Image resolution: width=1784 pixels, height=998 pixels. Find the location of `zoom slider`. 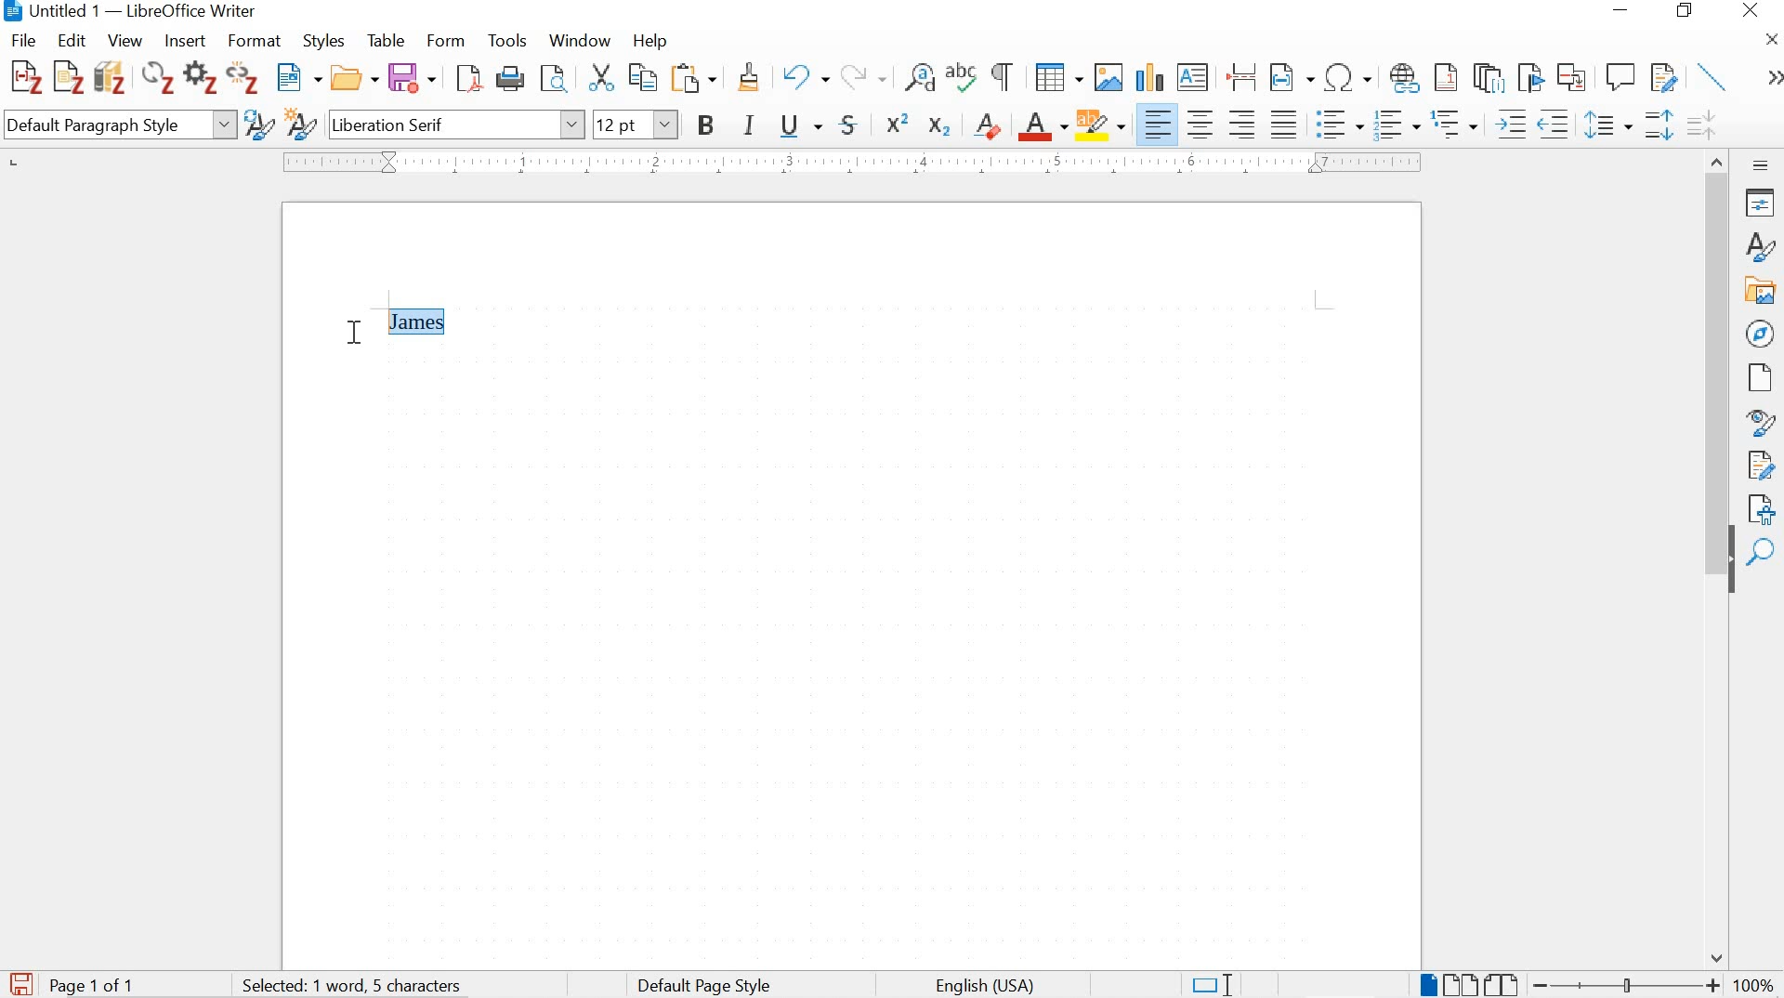

zoom slider is located at coordinates (1621, 985).